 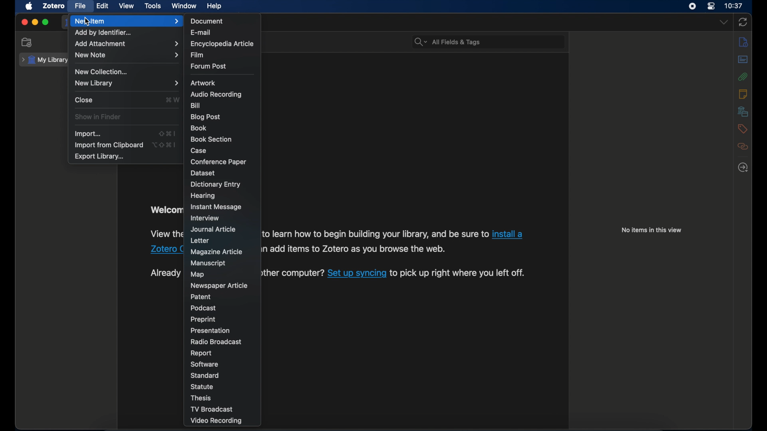 What do you see at coordinates (46, 23) in the screenshot?
I see `maximize` at bounding box center [46, 23].